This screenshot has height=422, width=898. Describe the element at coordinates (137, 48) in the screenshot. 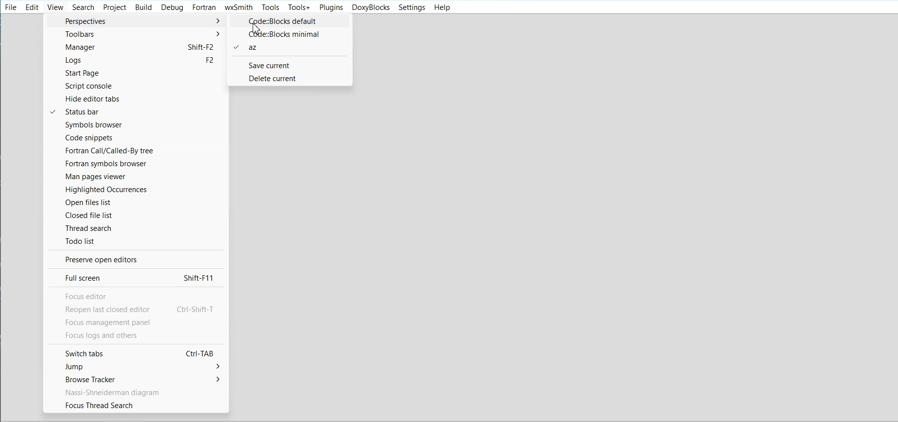

I see `Manager` at that location.